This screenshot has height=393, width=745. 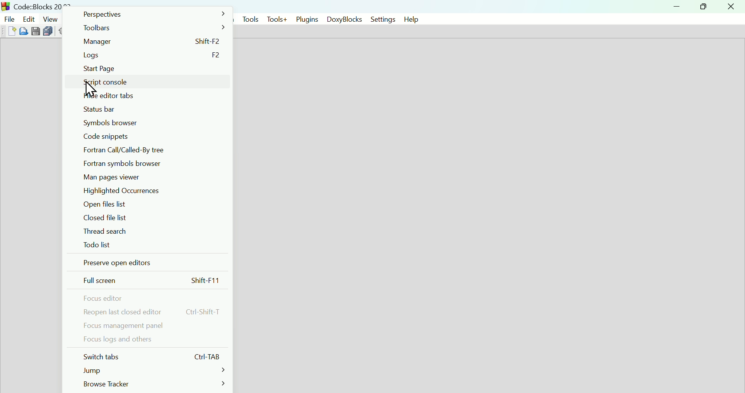 What do you see at coordinates (677, 7) in the screenshot?
I see `minimize` at bounding box center [677, 7].